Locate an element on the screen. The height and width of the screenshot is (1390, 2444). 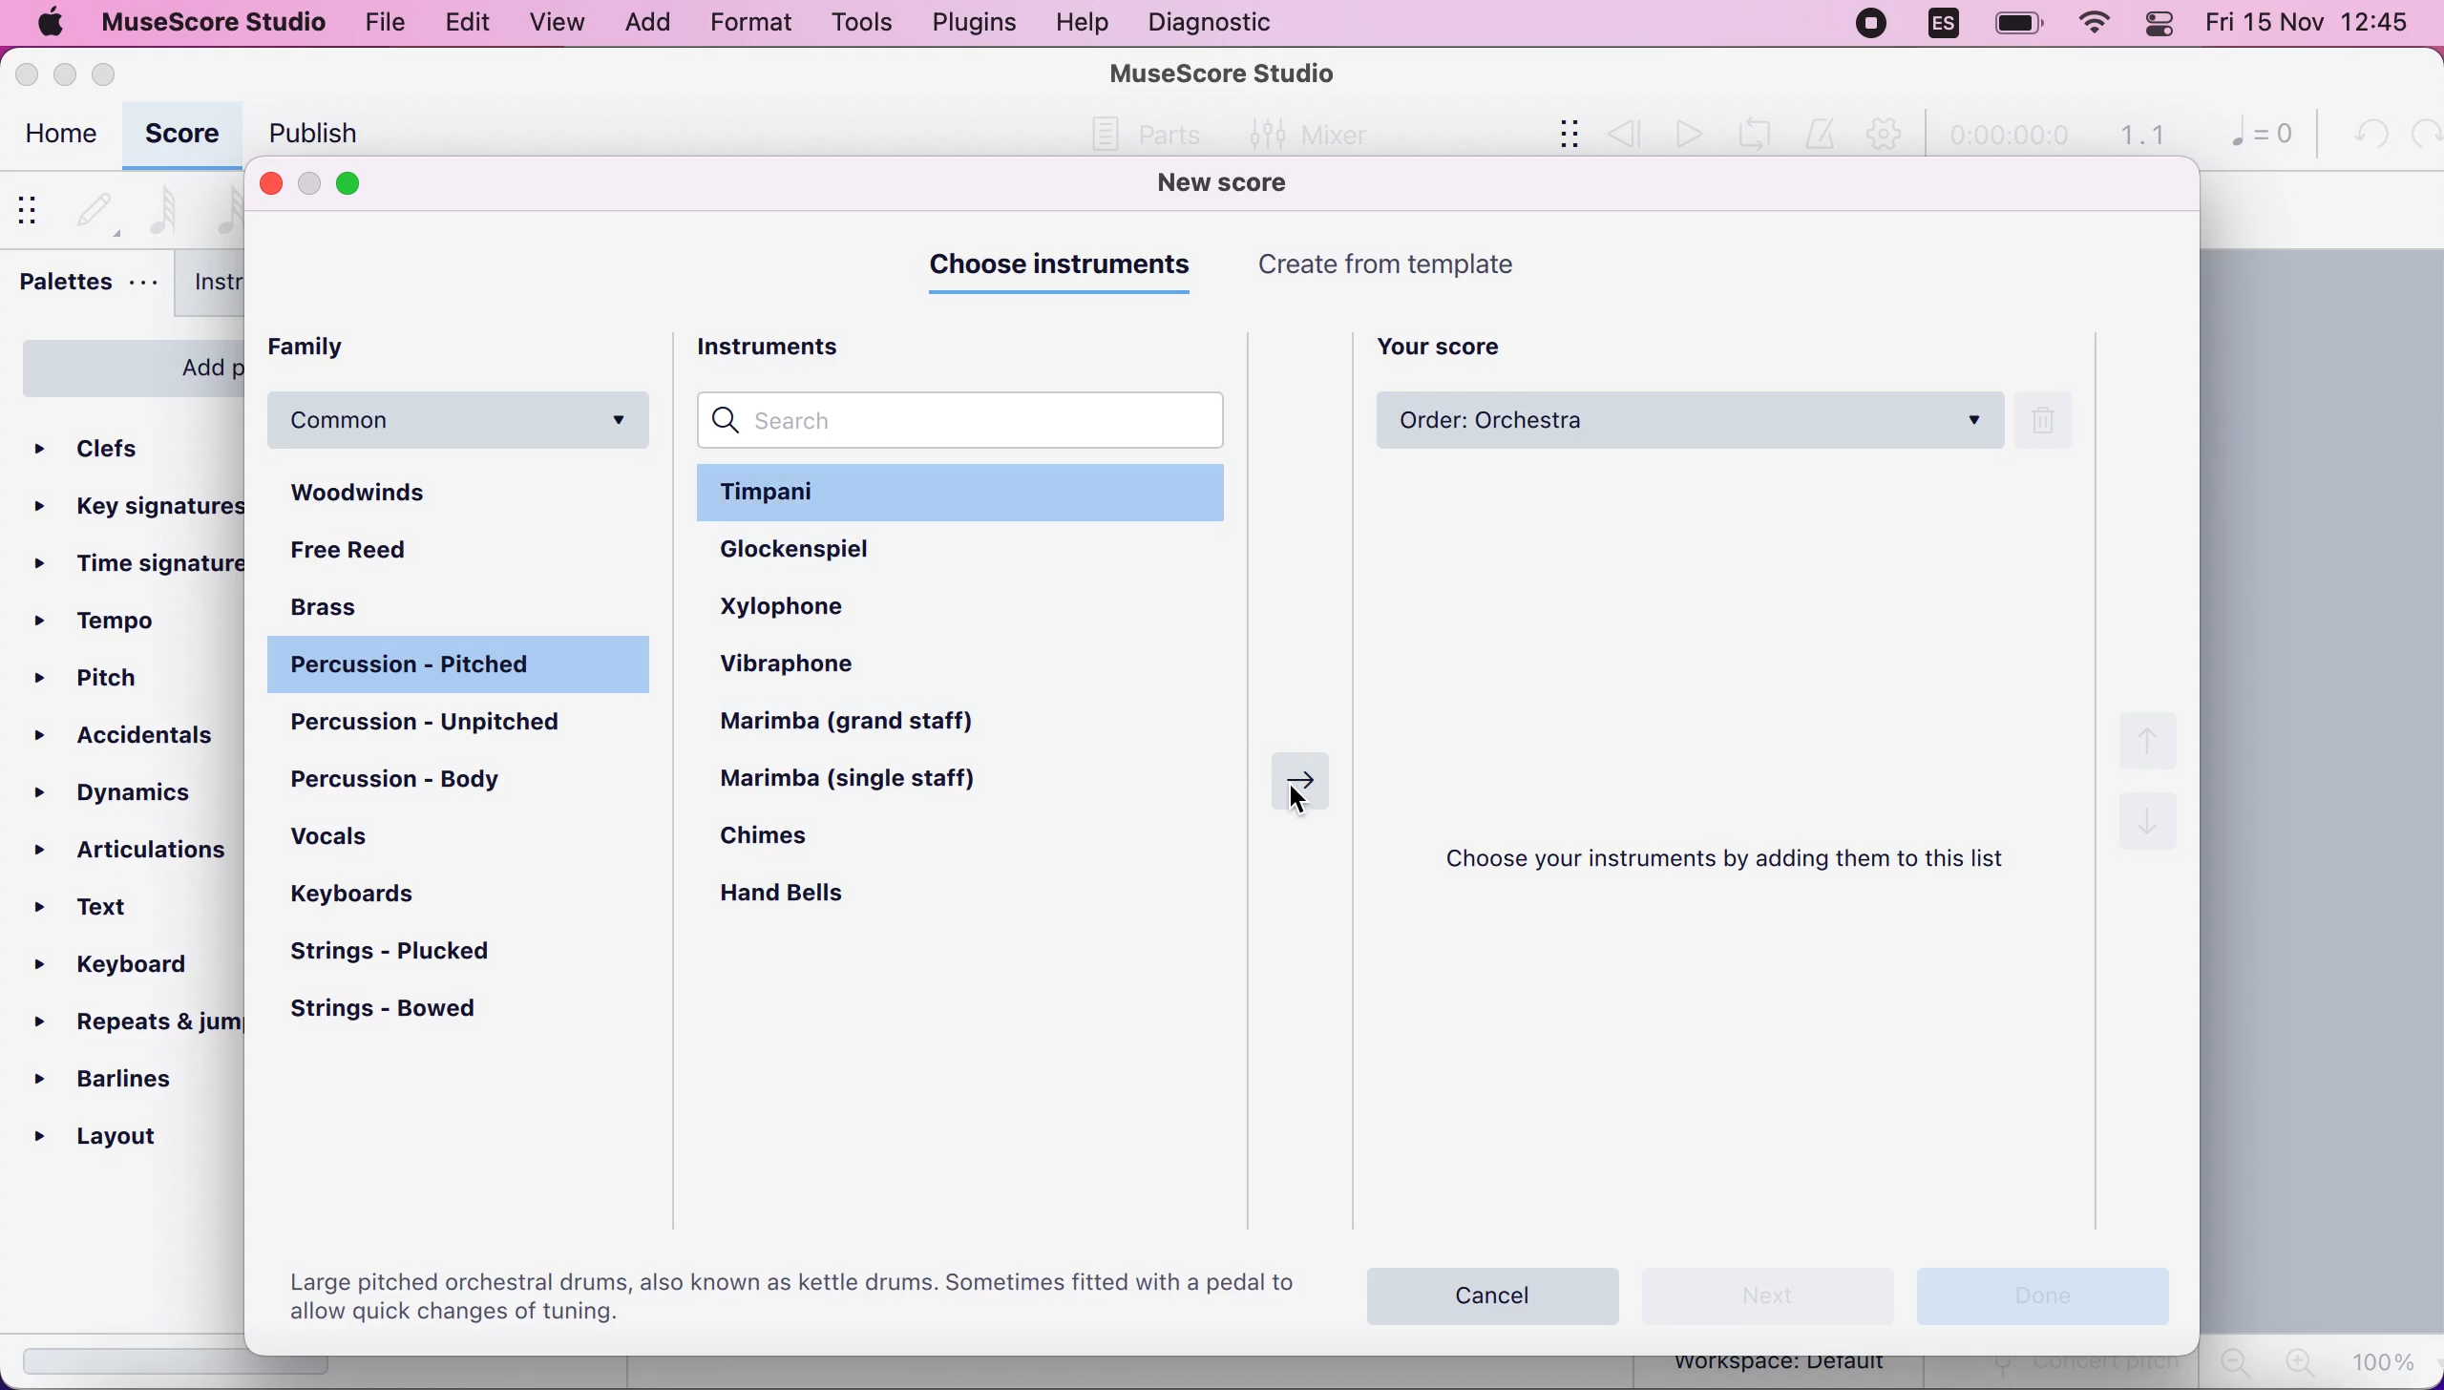
playback loop is located at coordinates (1761, 132).